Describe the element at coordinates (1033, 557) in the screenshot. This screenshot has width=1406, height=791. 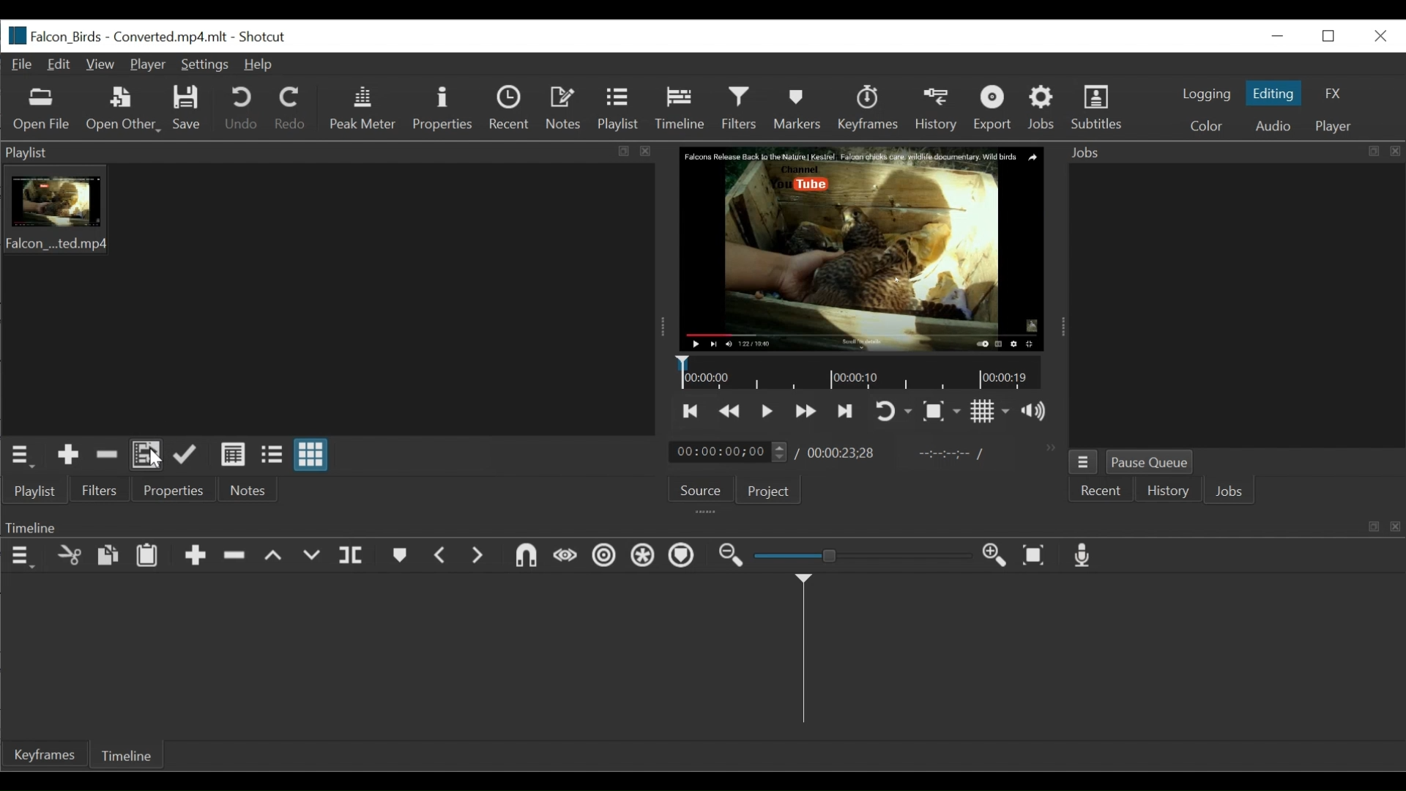
I see `Zoom timeline to fit` at that location.